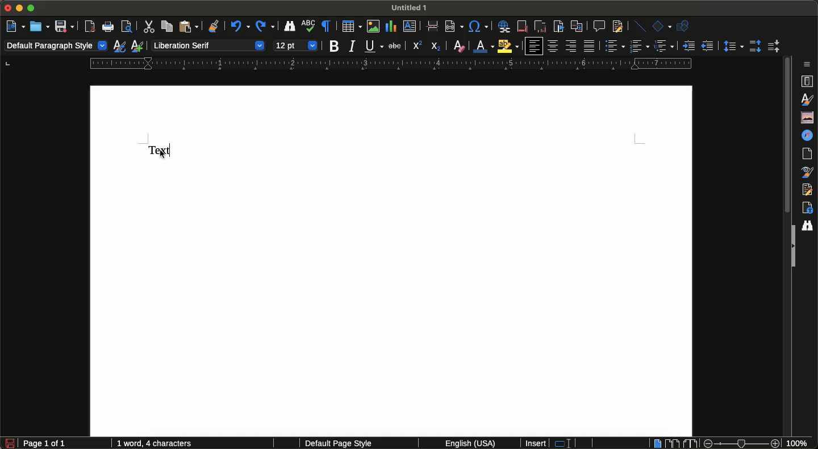  What do you see at coordinates (809, 189) in the screenshot?
I see `Manage changes` at bounding box center [809, 189].